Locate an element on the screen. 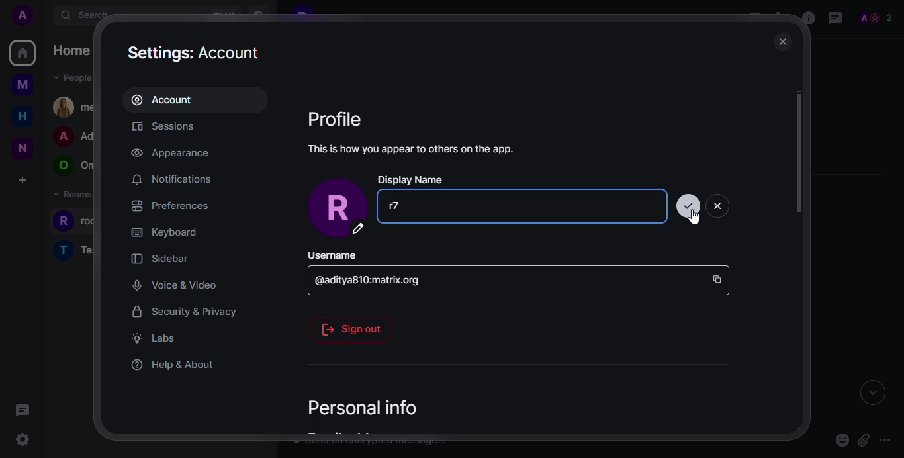 The image size is (904, 458). quick settings is located at coordinates (23, 440).